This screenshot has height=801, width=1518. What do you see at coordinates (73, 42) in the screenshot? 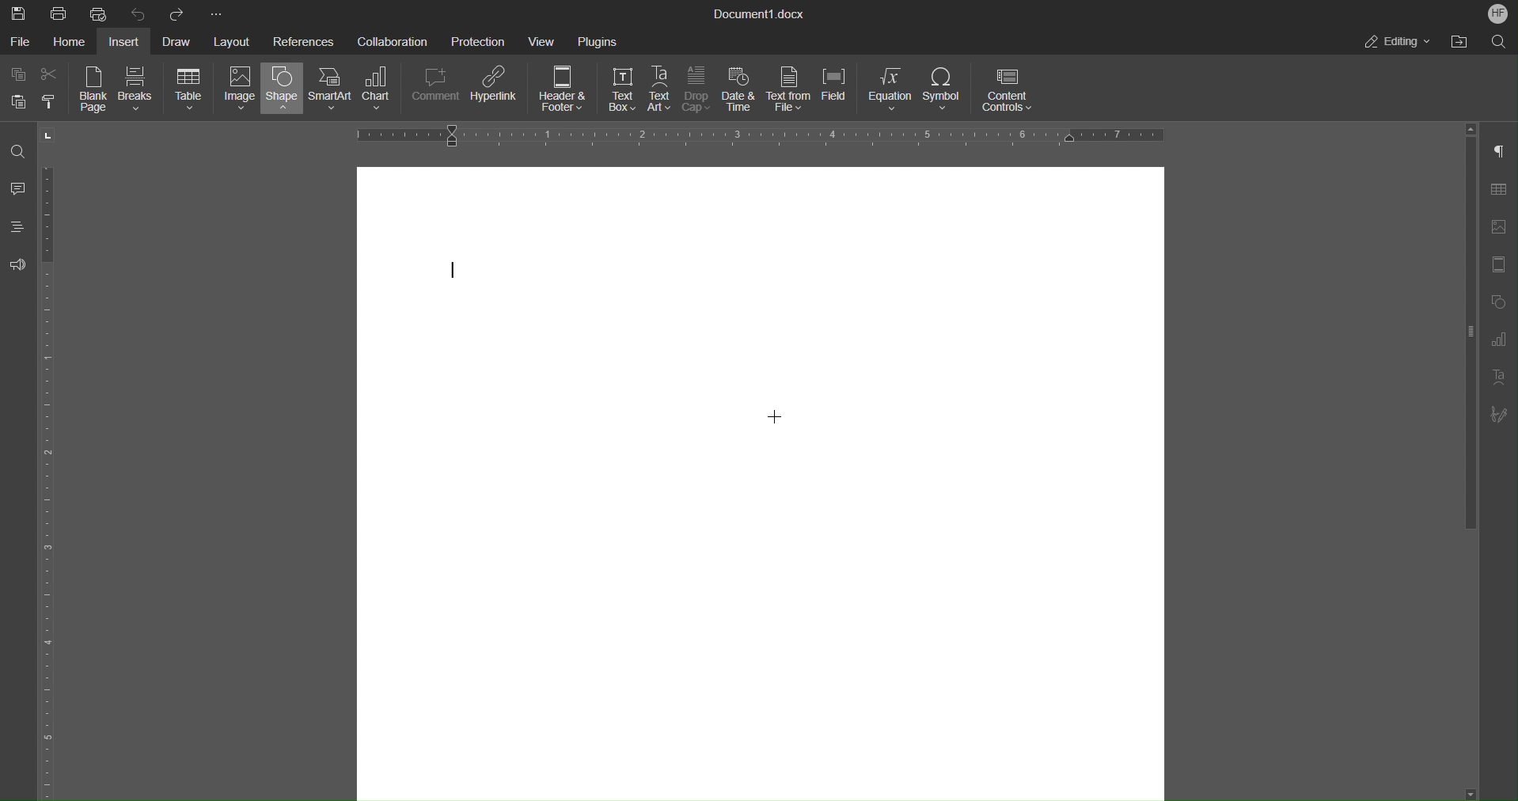
I see `Home` at bounding box center [73, 42].